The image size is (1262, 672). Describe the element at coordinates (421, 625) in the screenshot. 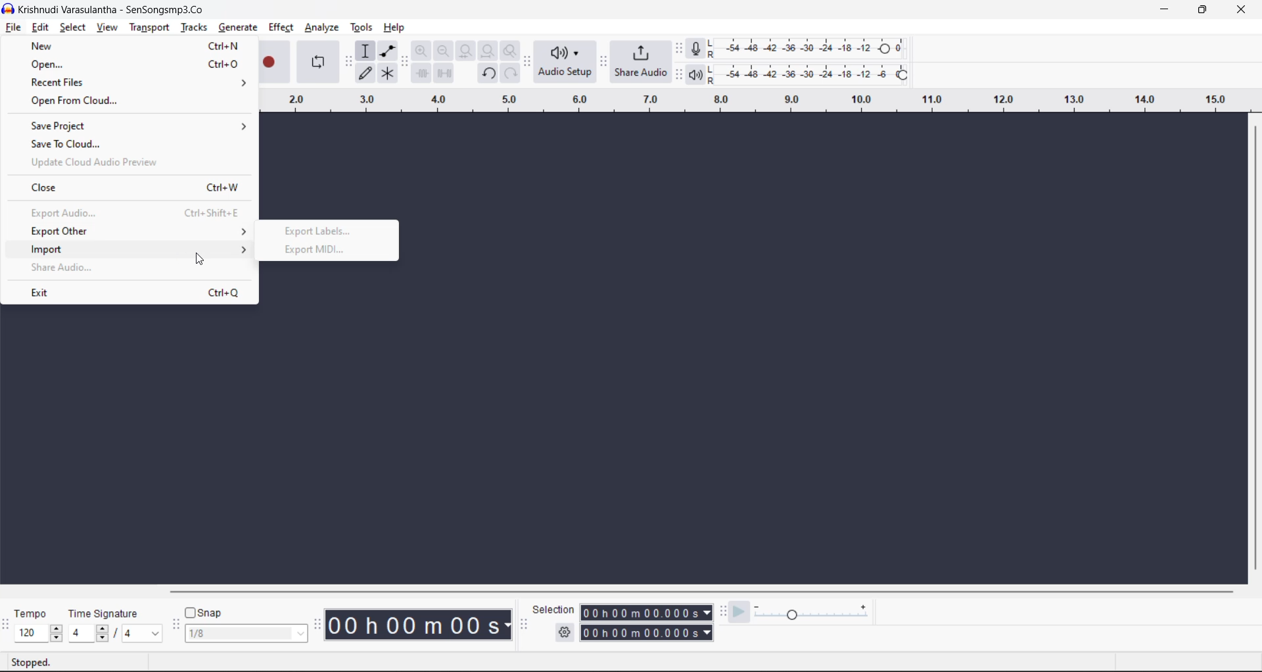

I see `00 h 00m 00s` at that location.